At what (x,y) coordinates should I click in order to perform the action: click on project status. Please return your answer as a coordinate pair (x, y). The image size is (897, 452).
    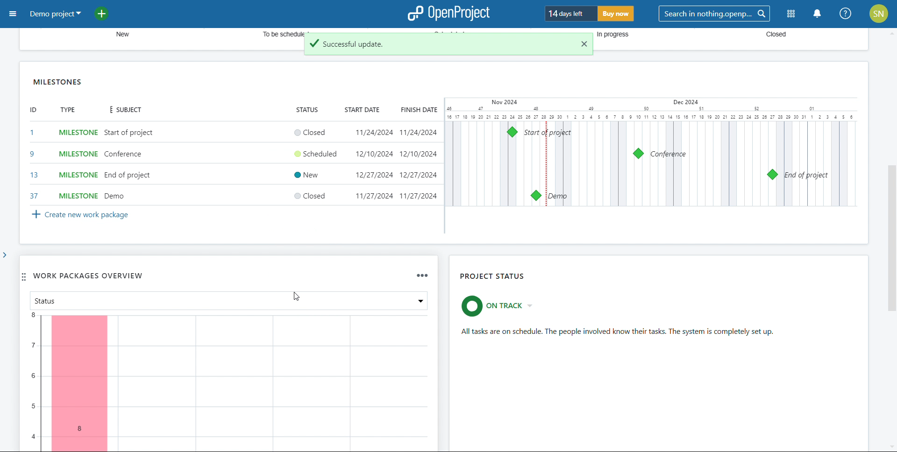
    Looking at the image, I should click on (493, 277).